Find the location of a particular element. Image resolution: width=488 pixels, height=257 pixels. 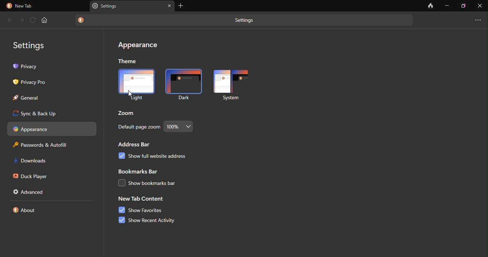

about is located at coordinates (27, 211).